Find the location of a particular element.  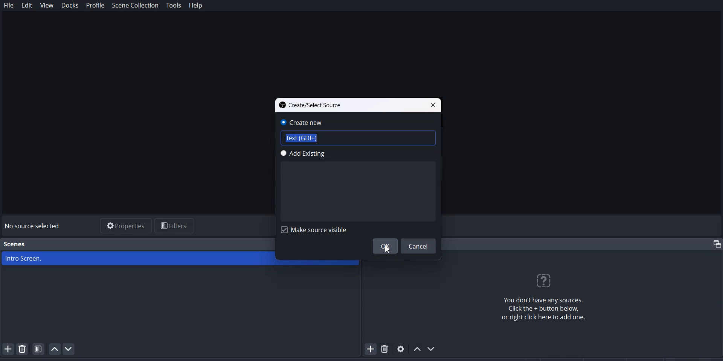

Docks is located at coordinates (70, 6).